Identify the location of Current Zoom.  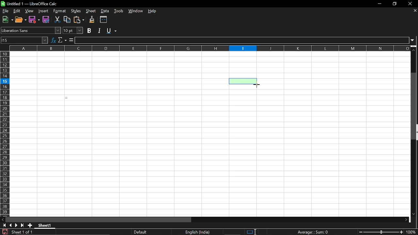
(412, 232).